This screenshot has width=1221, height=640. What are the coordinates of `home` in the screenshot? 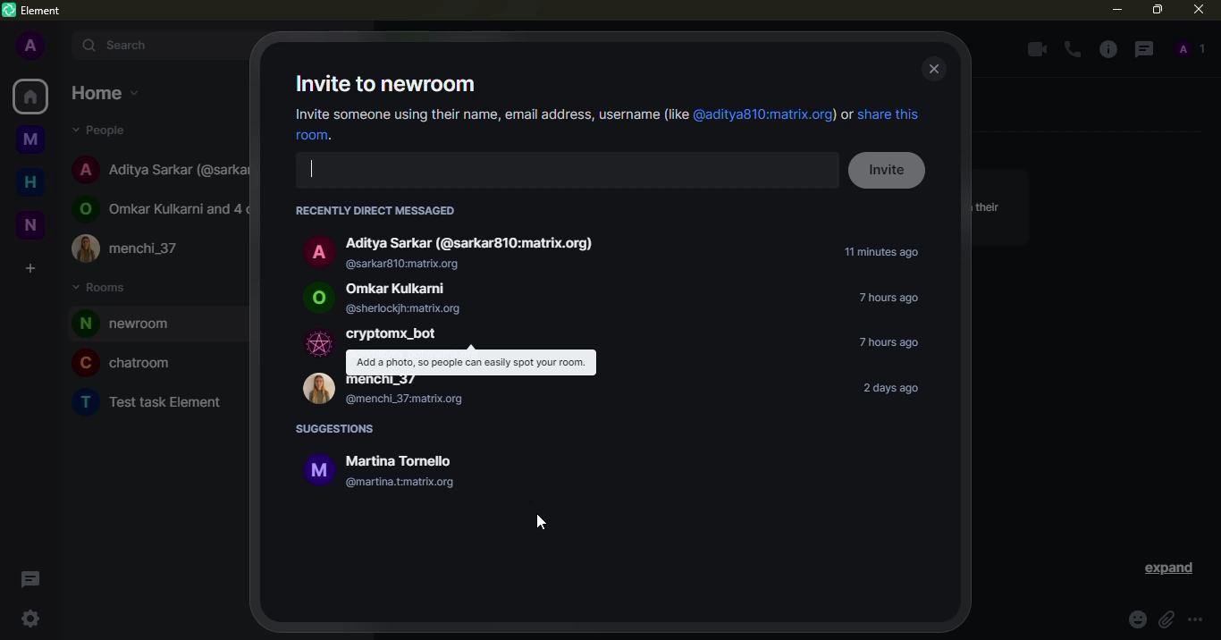 It's located at (107, 94).